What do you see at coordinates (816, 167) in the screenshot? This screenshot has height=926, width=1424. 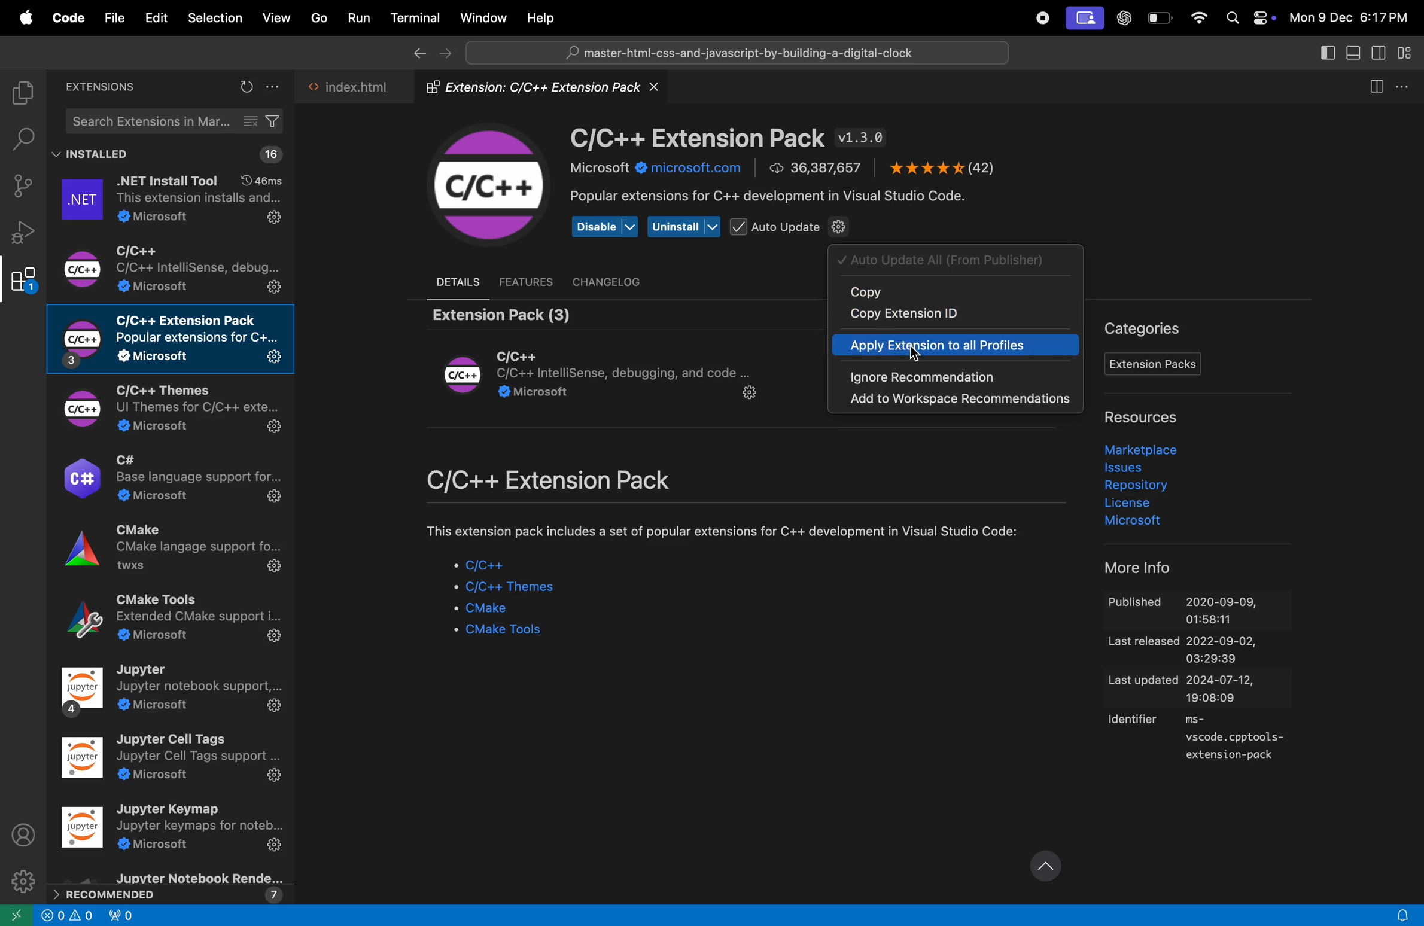 I see `number of downloads` at bounding box center [816, 167].